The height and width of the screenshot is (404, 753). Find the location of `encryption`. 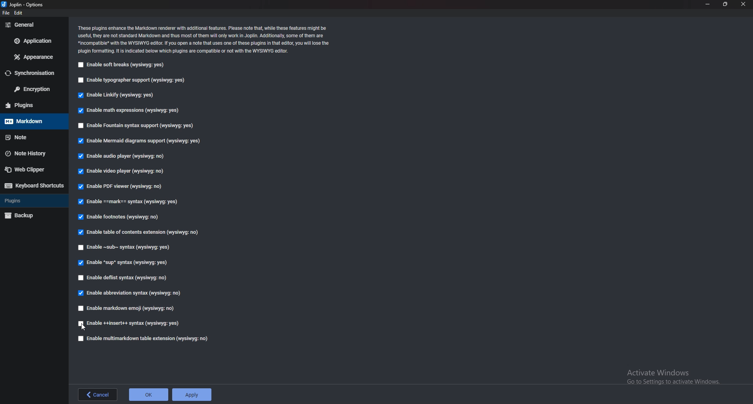

encryption is located at coordinates (31, 89).